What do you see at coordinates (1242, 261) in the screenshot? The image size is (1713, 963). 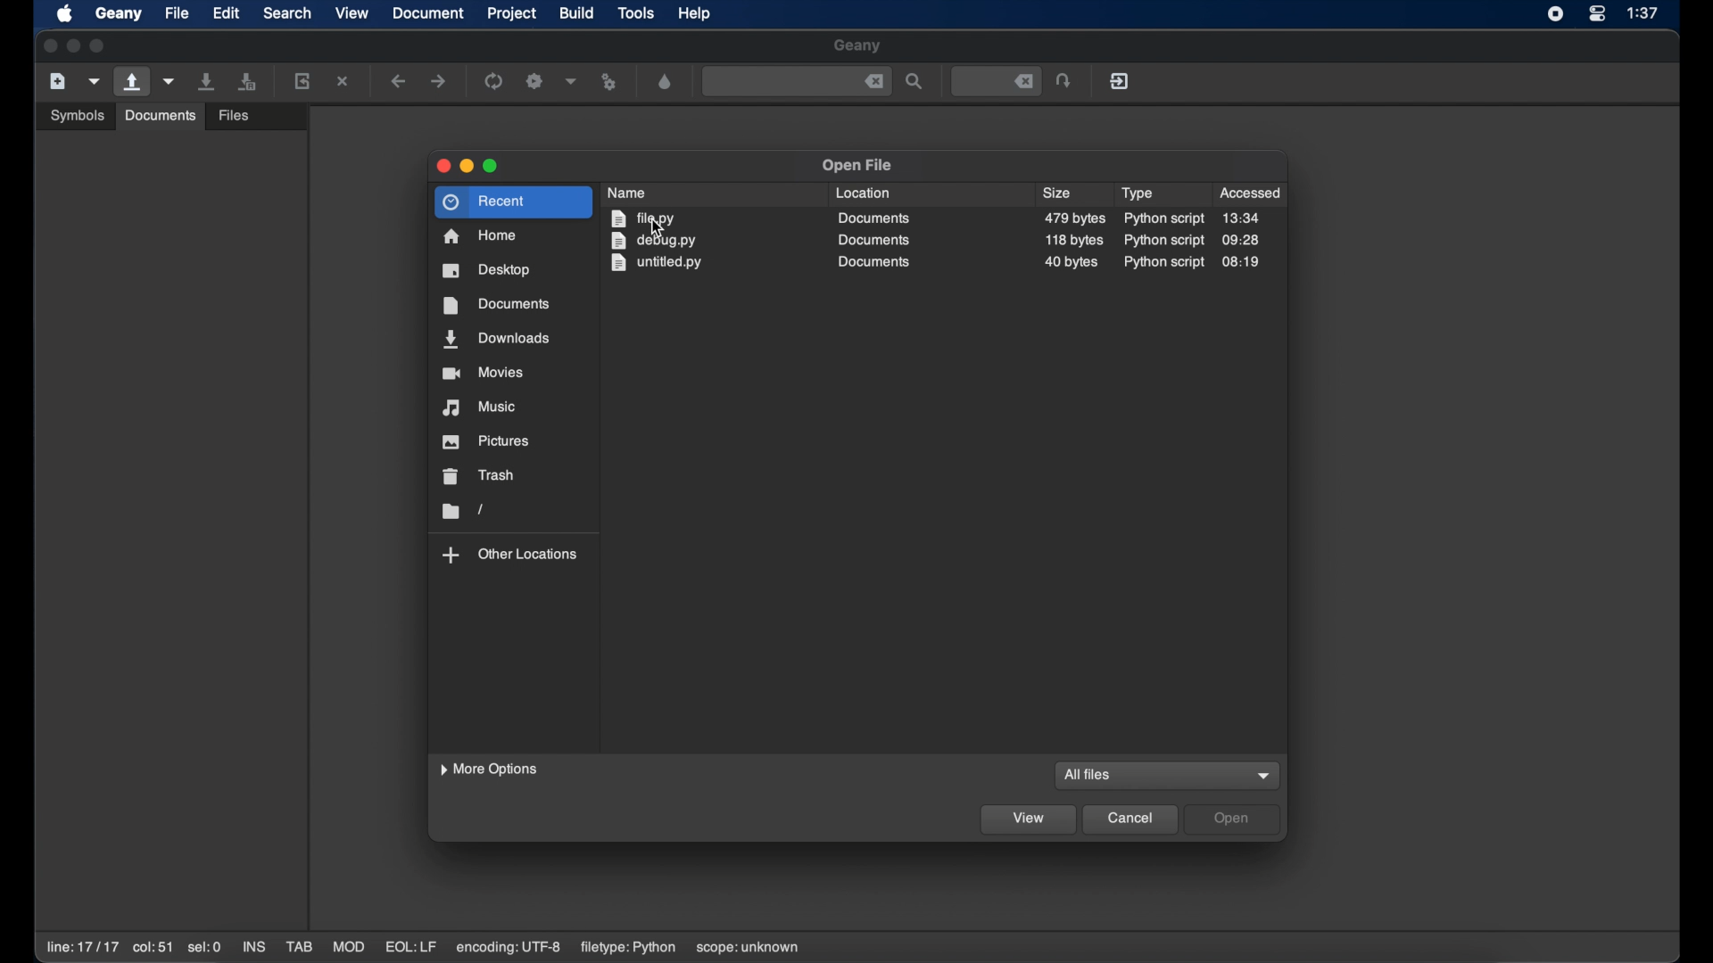 I see `08:19` at bounding box center [1242, 261].